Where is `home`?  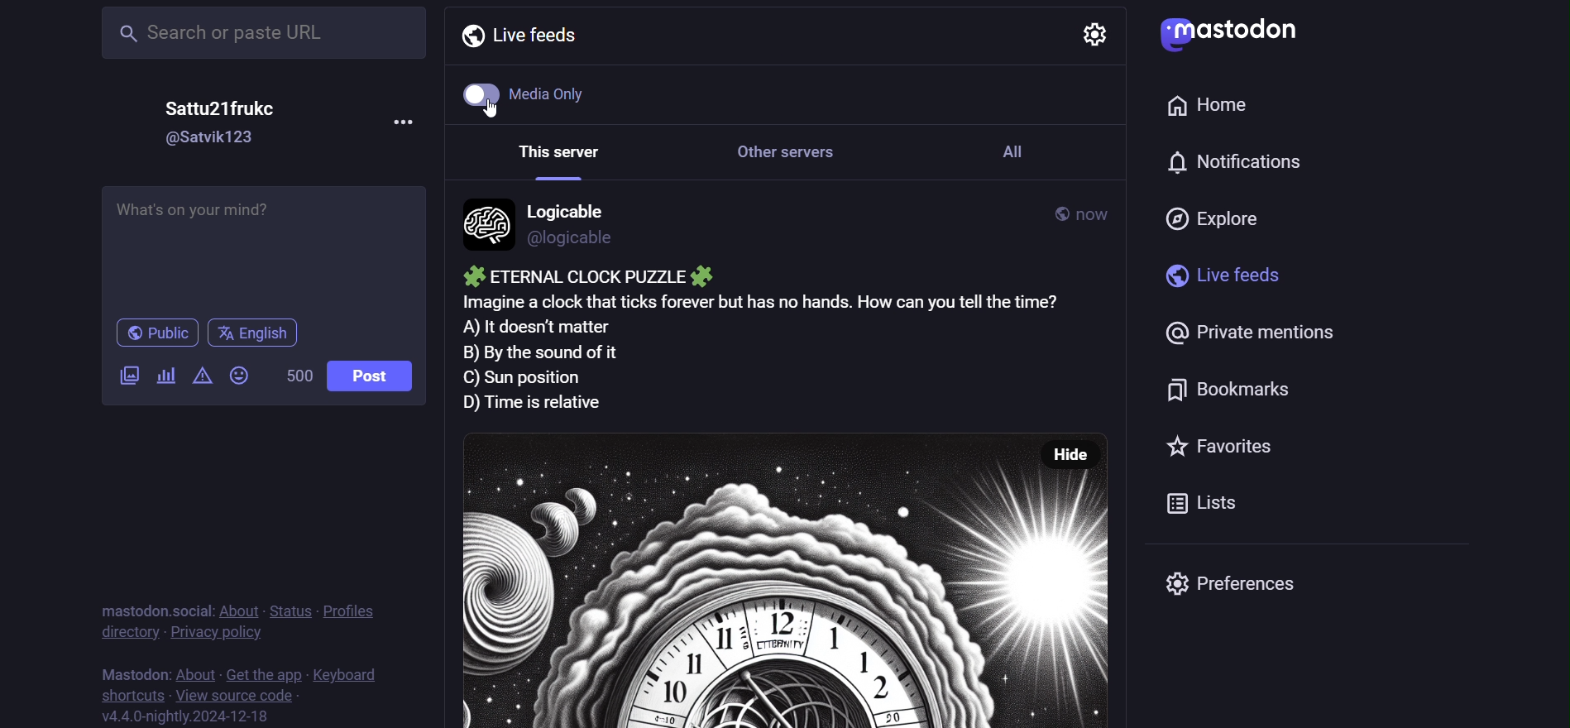
home is located at coordinates (1211, 102).